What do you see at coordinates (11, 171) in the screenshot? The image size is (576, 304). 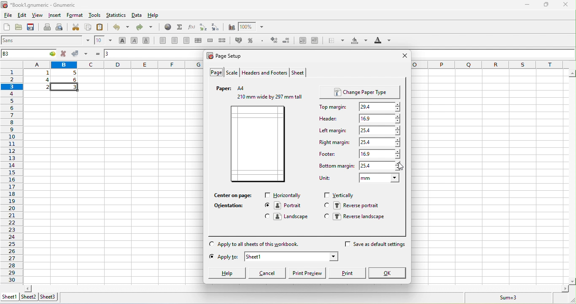 I see `rows` at bounding box center [11, 171].